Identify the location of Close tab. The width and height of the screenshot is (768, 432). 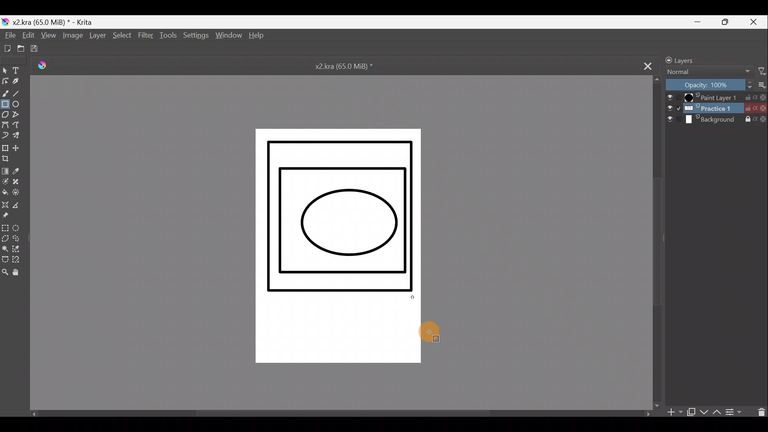
(644, 67).